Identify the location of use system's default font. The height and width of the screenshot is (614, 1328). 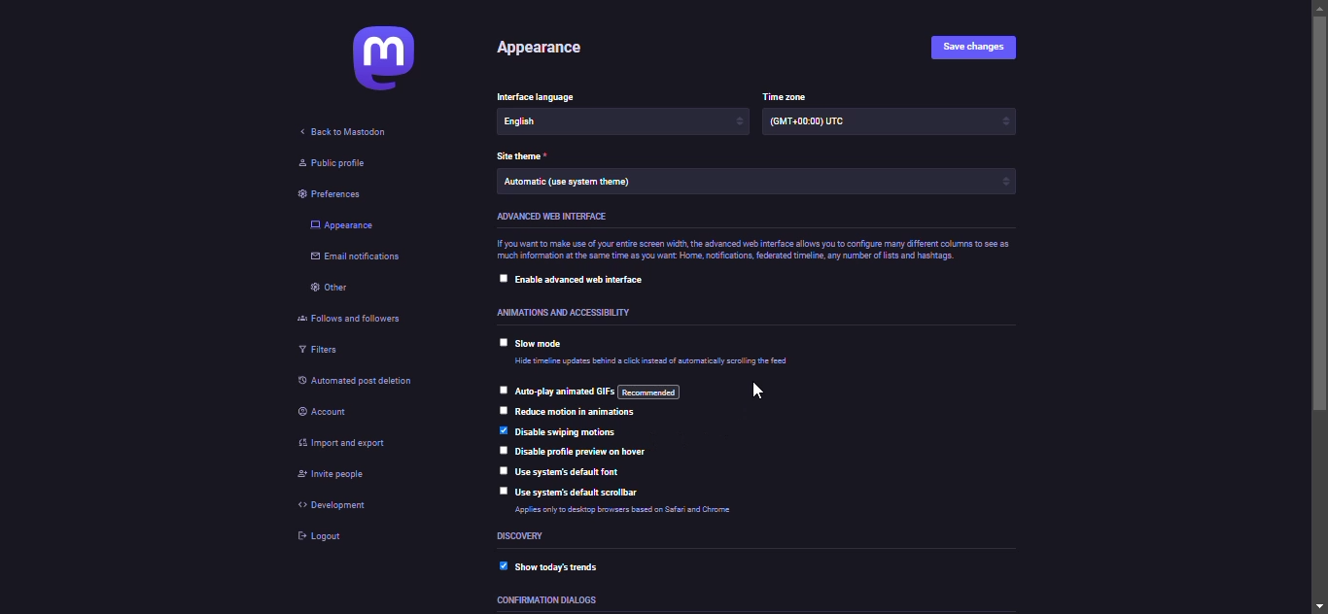
(573, 472).